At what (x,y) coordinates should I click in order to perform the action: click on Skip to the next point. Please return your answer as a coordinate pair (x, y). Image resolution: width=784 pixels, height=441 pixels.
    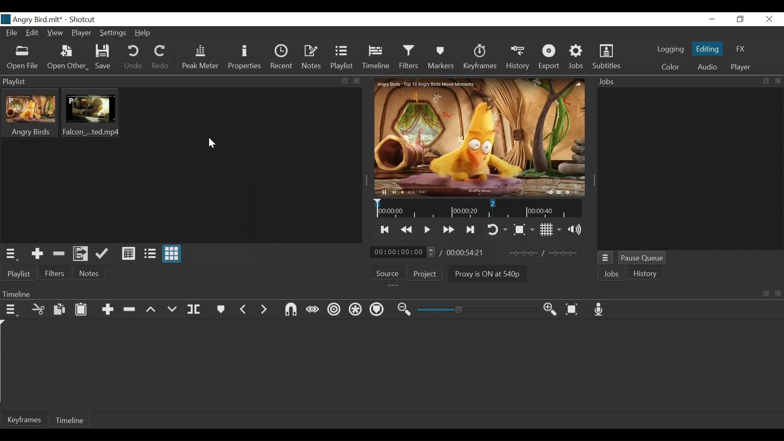
    Looking at the image, I should click on (470, 231).